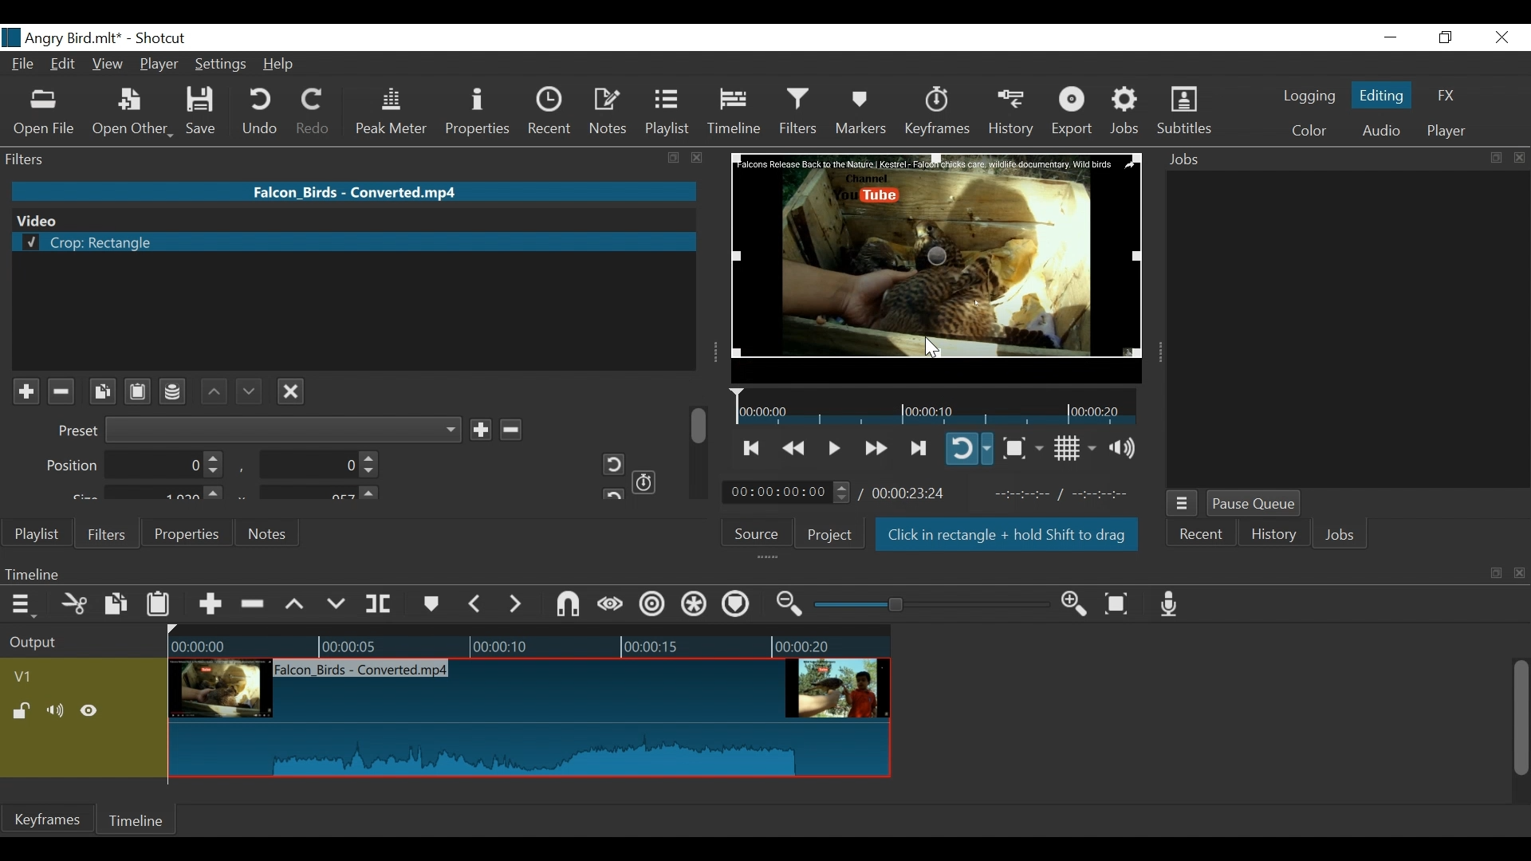 The width and height of the screenshot is (1531, 861). What do you see at coordinates (138, 820) in the screenshot?
I see `Timeline` at bounding box center [138, 820].